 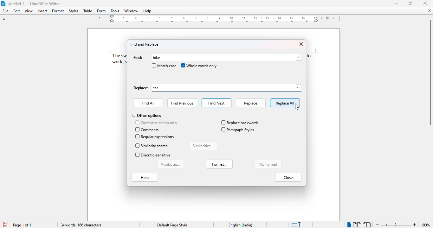 What do you see at coordinates (298, 57) in the screenshot?
I see `browse` at bounding box center [298, 57].